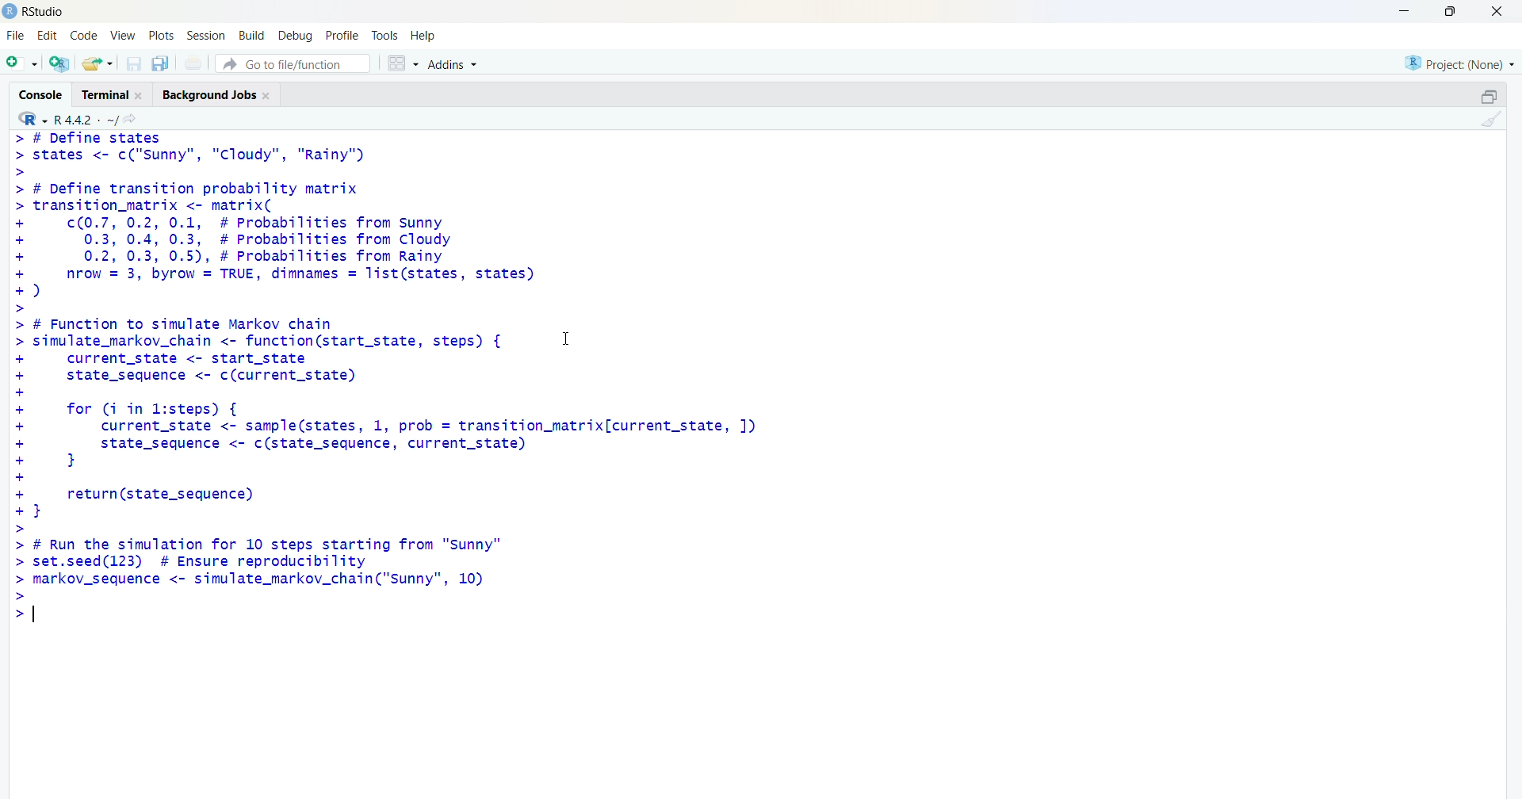 The image size is (1522, 799). I want to click on edit, so click(48, 33).